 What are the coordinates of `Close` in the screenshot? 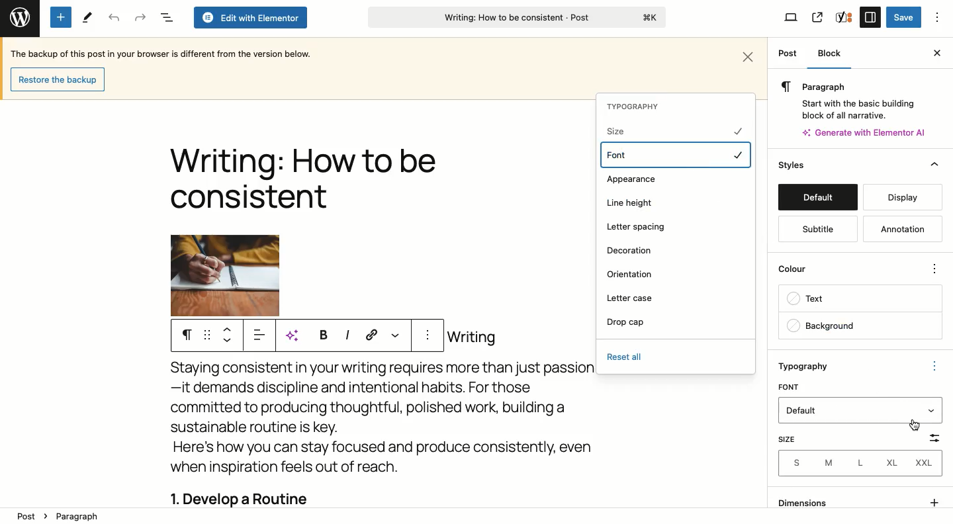 It's located at (934, 53).